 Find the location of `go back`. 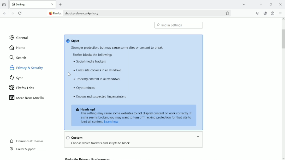

go back is located at coordinates (5, 13).